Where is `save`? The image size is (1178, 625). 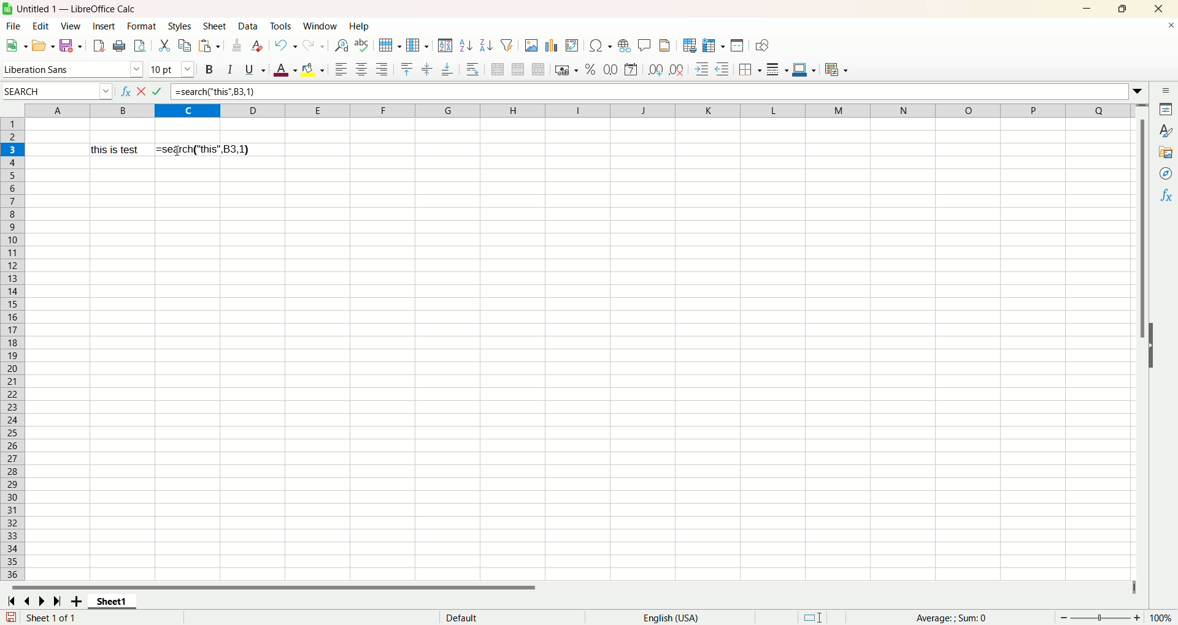 save is located at coordinates (71, 46).